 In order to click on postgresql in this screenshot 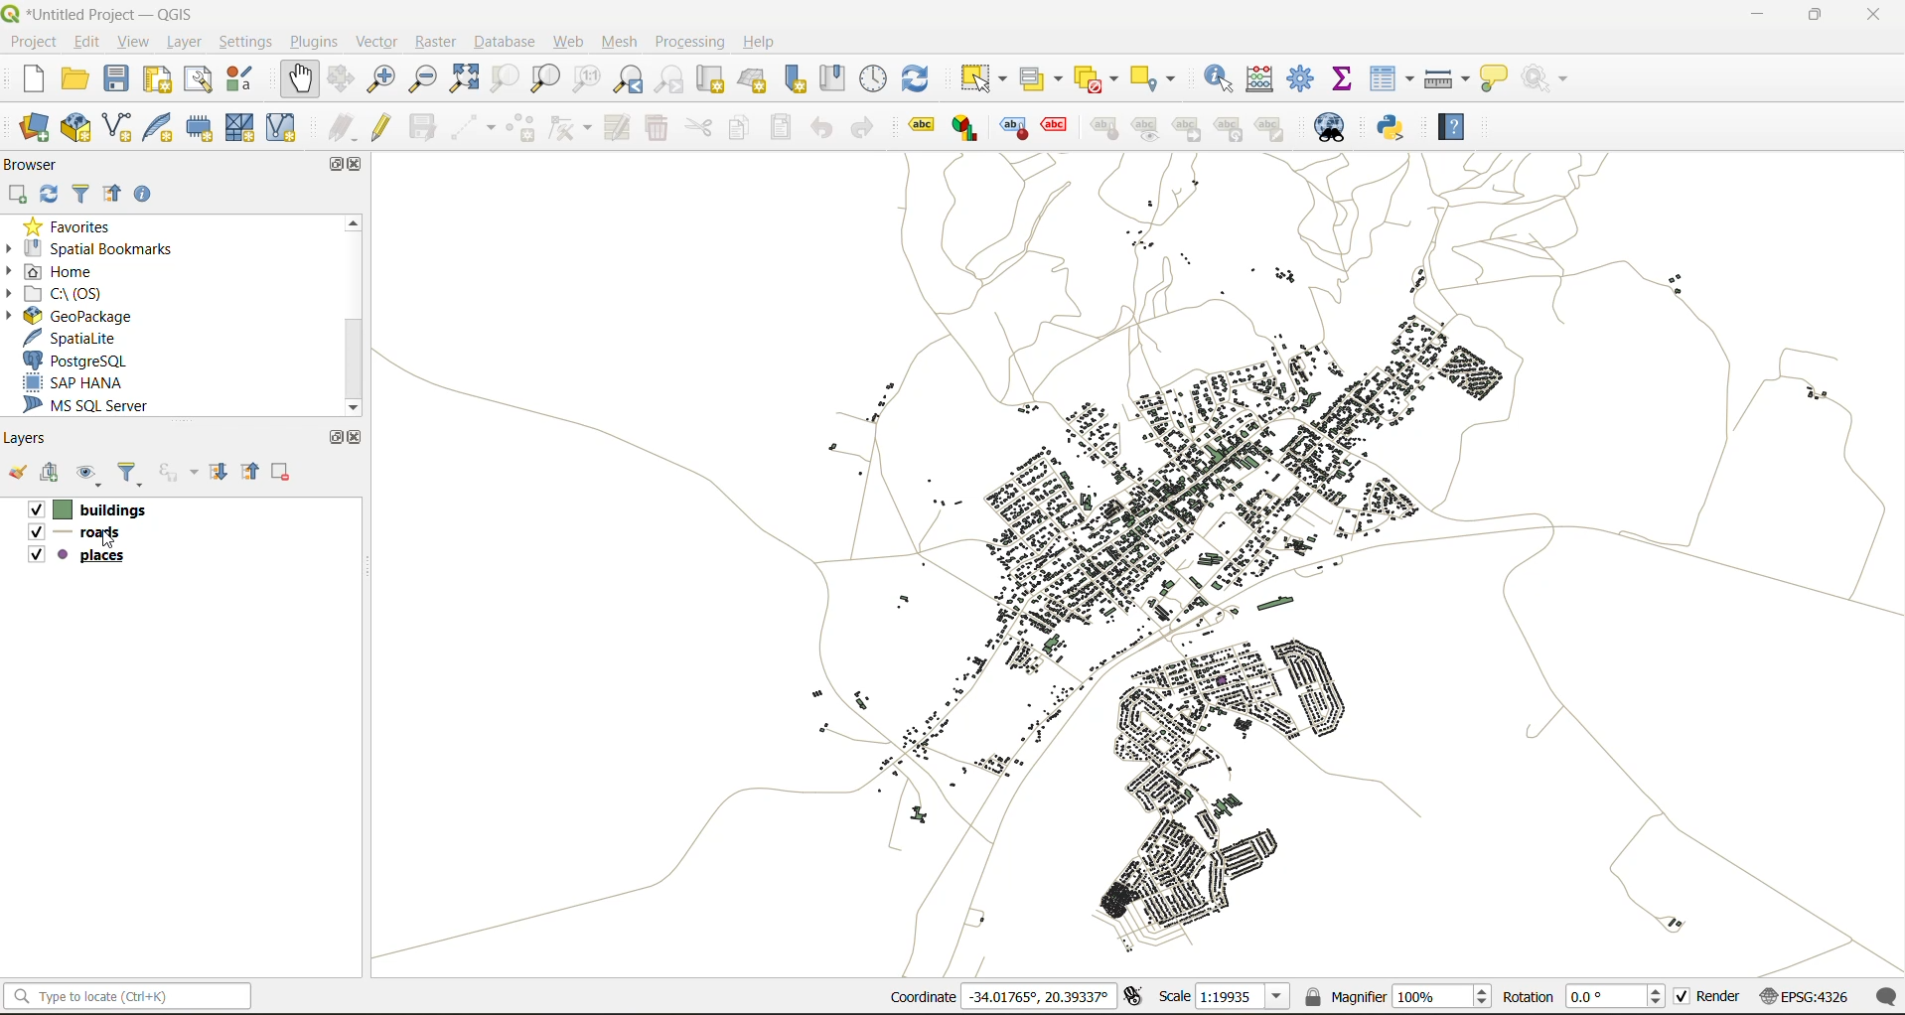, I will do `click(76, 359)`.